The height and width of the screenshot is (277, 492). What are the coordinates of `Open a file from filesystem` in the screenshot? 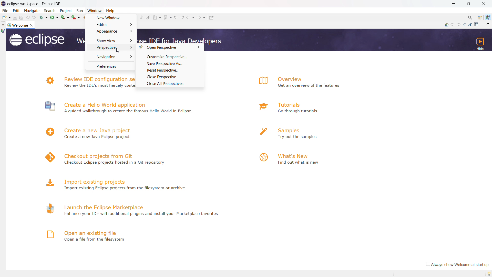 It's located at (94, 240).